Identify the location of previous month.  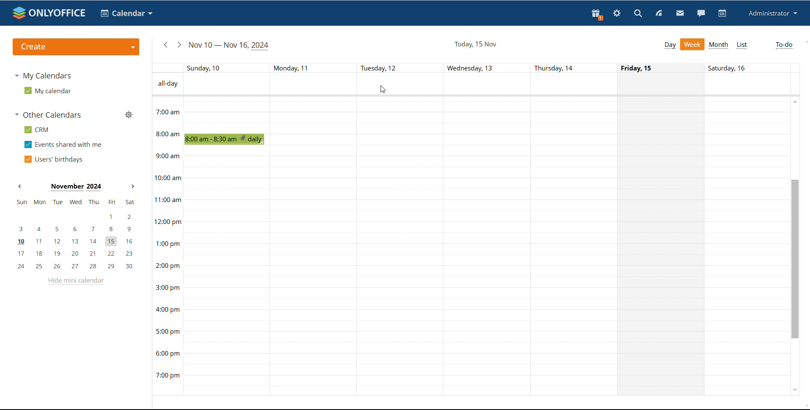
(20, 186).